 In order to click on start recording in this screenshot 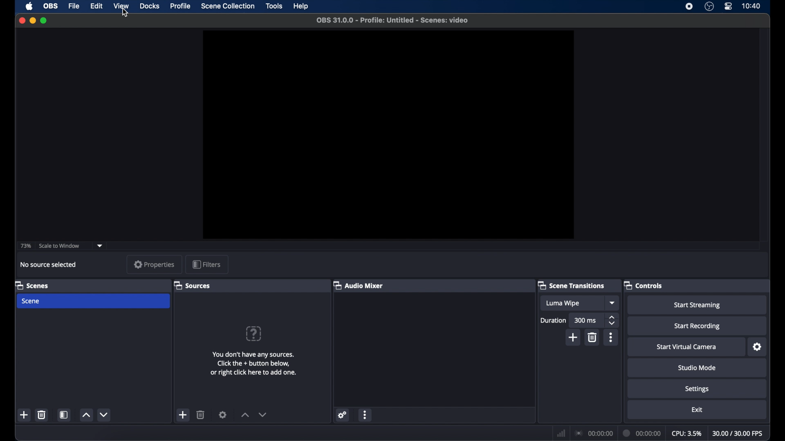, I will do `click(698, 326)`.